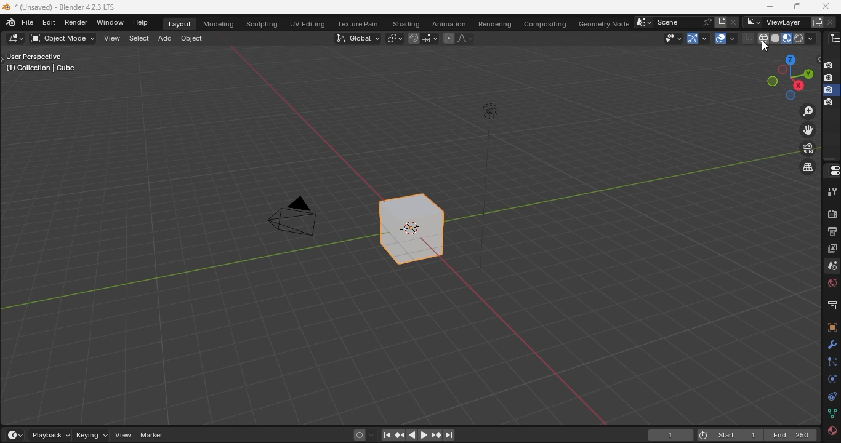 The image size is (841, 443). What do you see at coordinates (807, 130) in the screenshot?
I see `move the view` at bounding box center [807, 130].